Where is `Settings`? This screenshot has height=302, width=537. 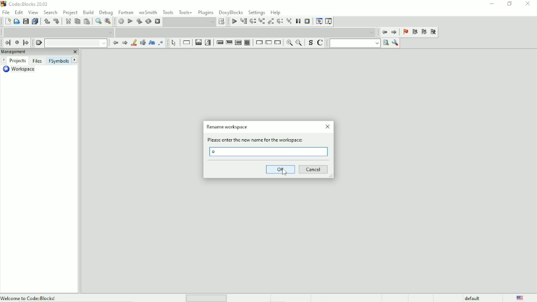
Settings is located at coordinates (257, 12).